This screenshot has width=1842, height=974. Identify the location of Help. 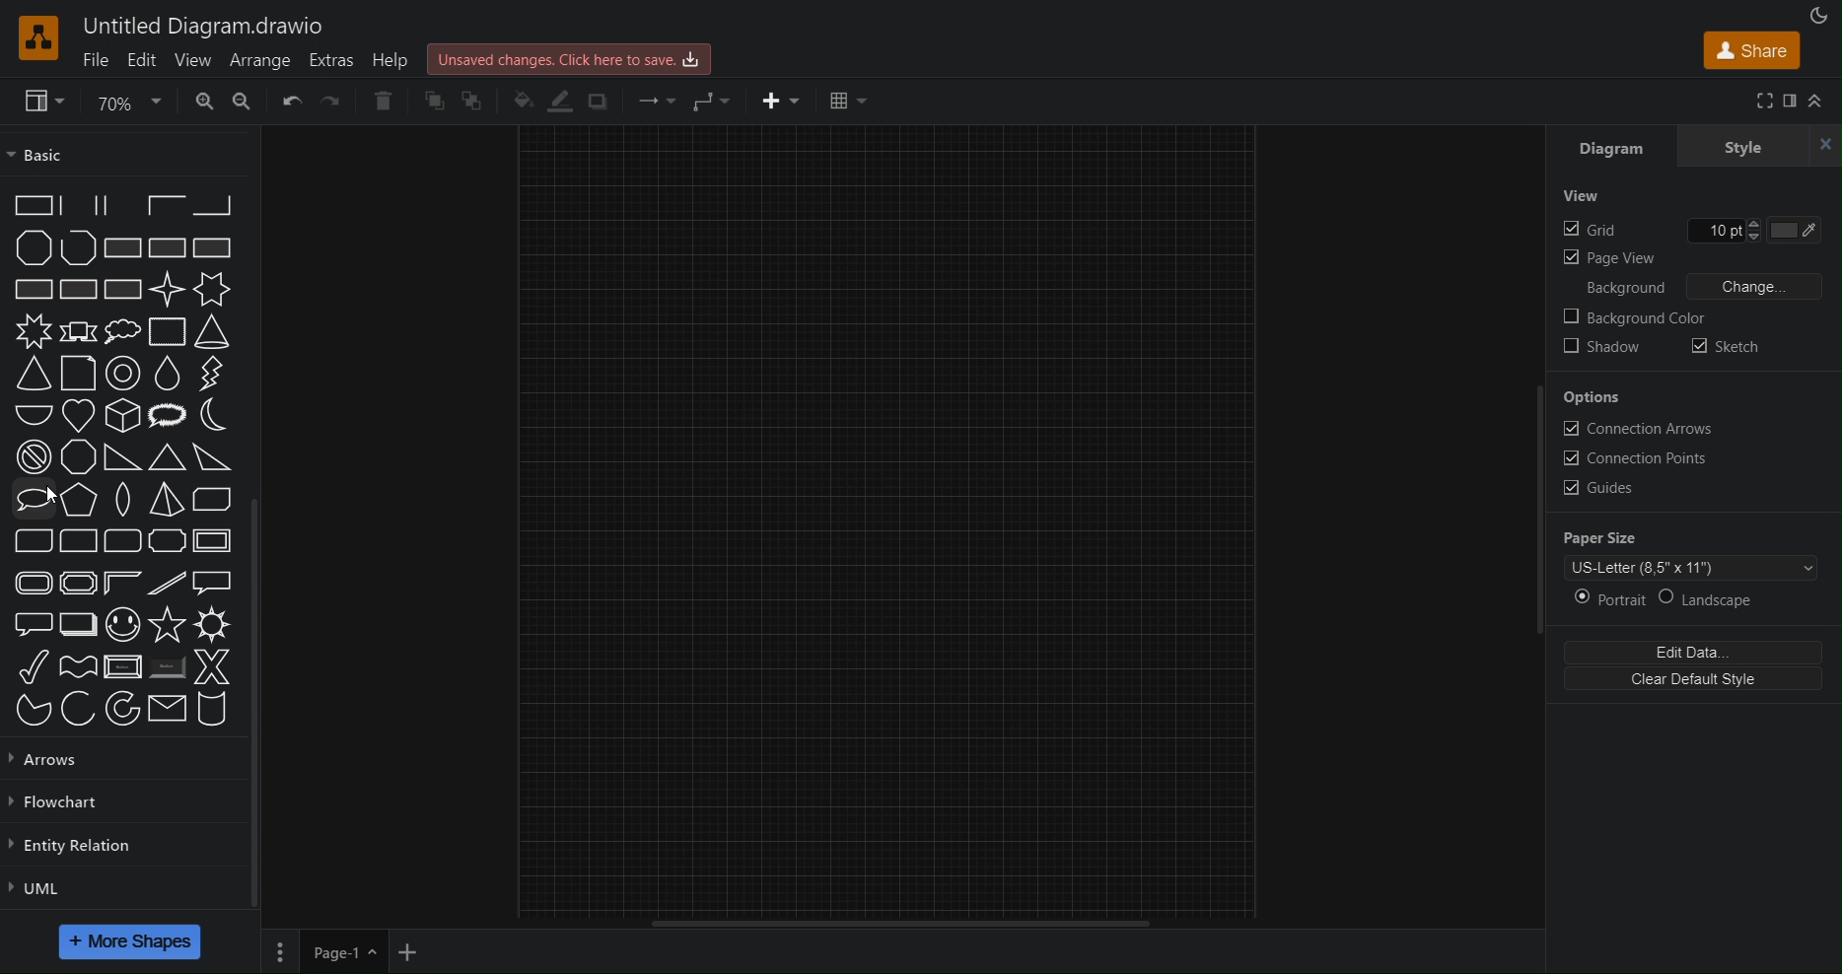
(394, 61).